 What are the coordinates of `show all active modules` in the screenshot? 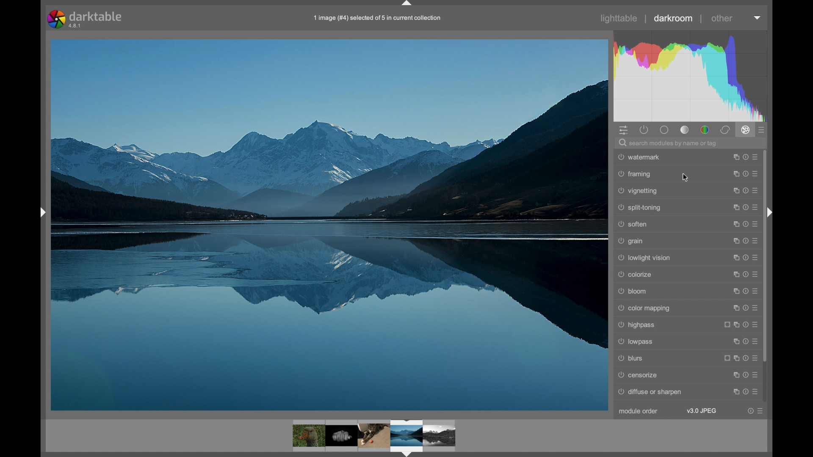 It's located at (645, 130).